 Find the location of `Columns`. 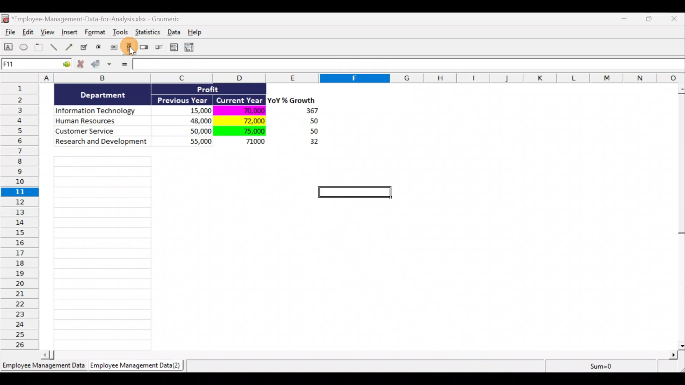

Columns is located at coordinates (345, 78).